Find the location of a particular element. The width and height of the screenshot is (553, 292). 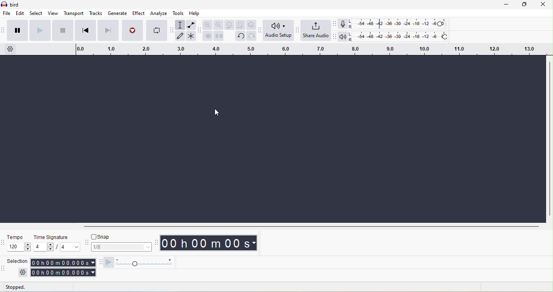

tempo is located at coordinates (19, 237).